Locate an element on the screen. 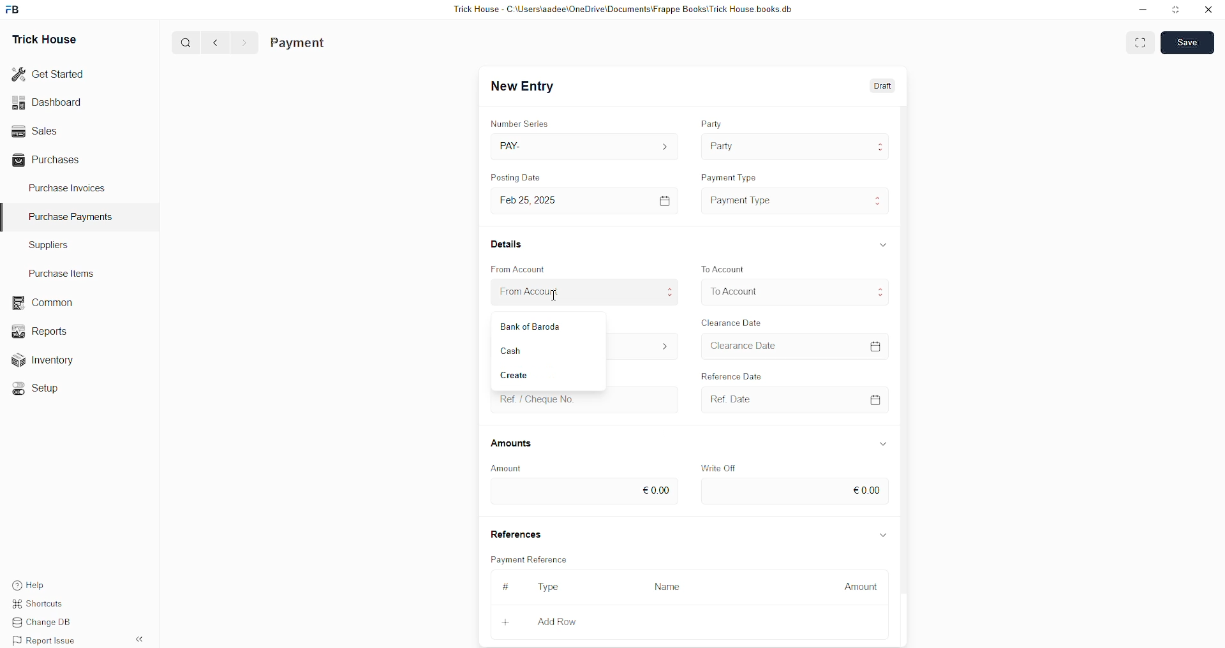  Change DB is located at coordinates (48, 623).